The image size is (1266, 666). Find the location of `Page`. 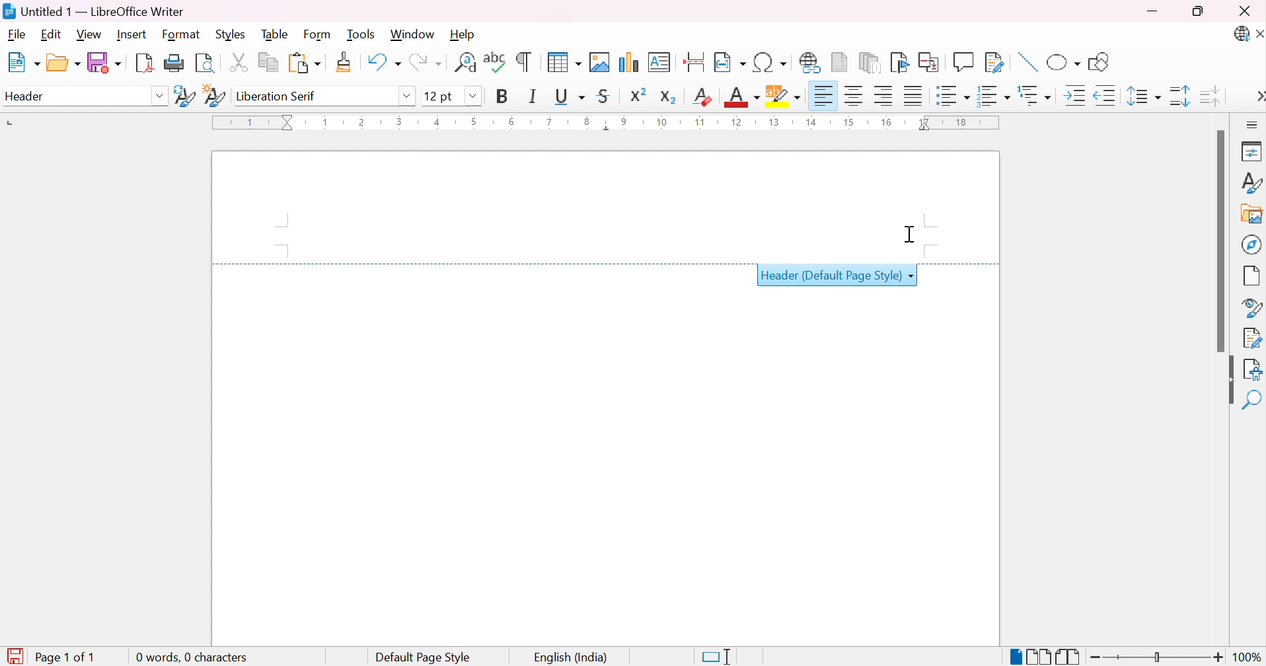

Page is located at coordinates (1253, 277).